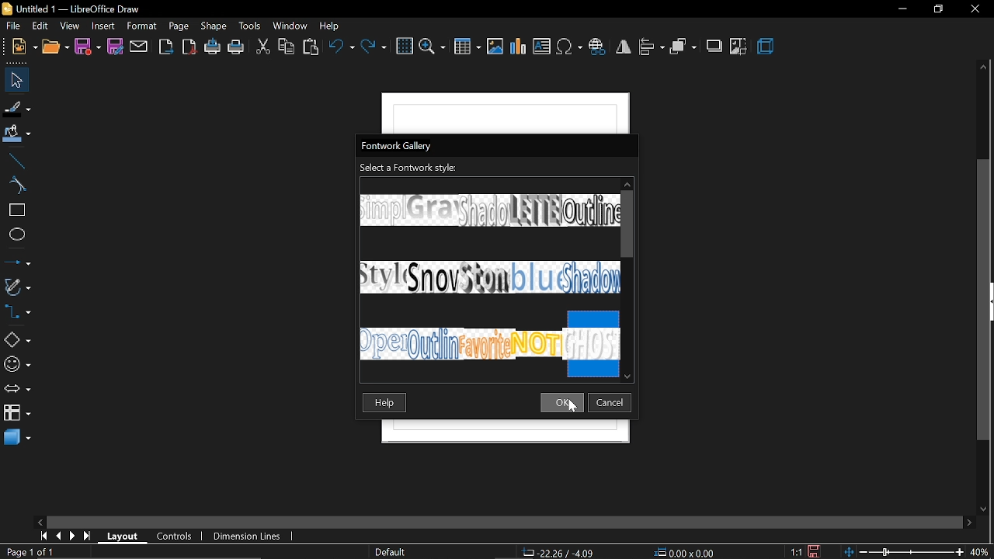 The image size is (994, 559). Describe the element at coordinates (628, 223) in the screenshot. I see `vertical scrollbar` at that location.